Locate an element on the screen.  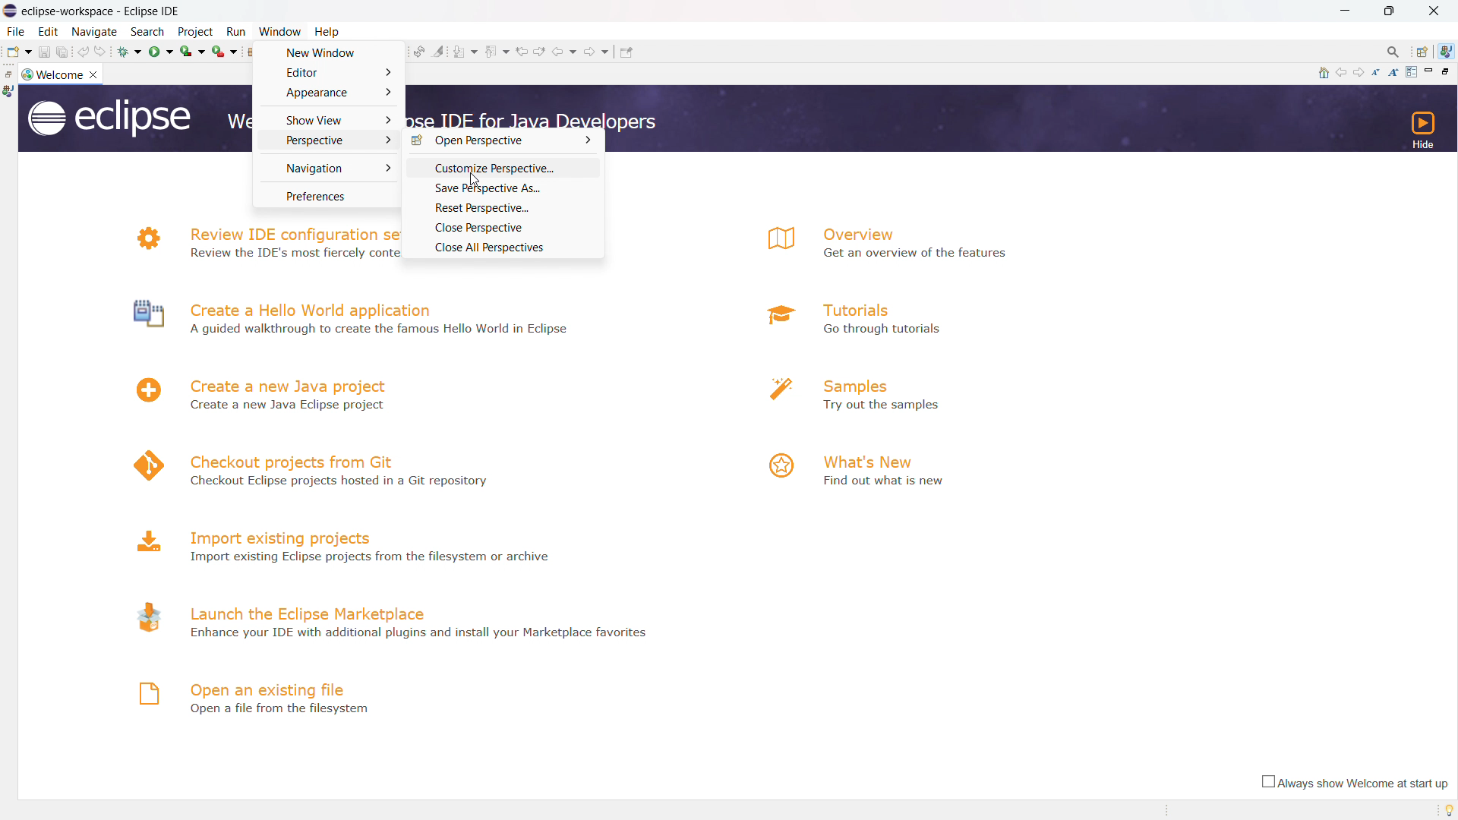
open an existing file is located at coordinates (269, 689).